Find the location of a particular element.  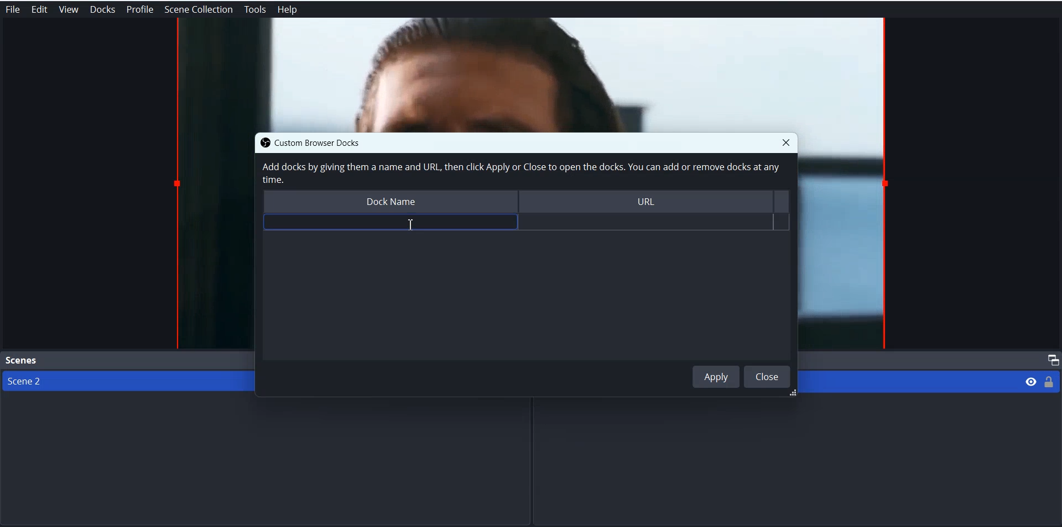

Tools is located at coordinates (255, 10).